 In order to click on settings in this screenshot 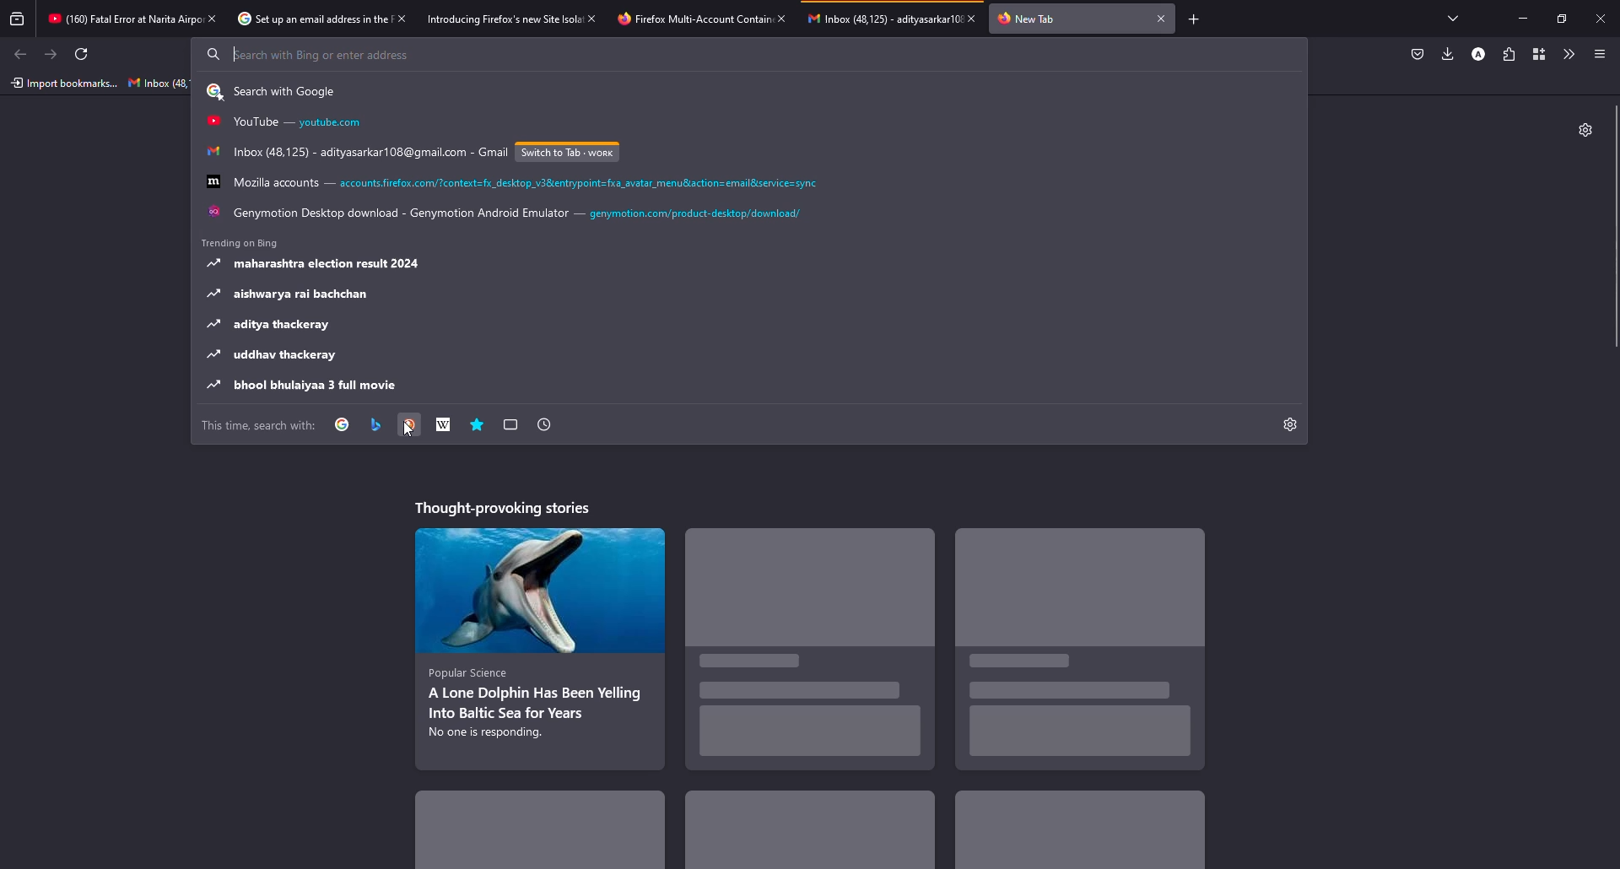, I will do `click(1585, 130)`.